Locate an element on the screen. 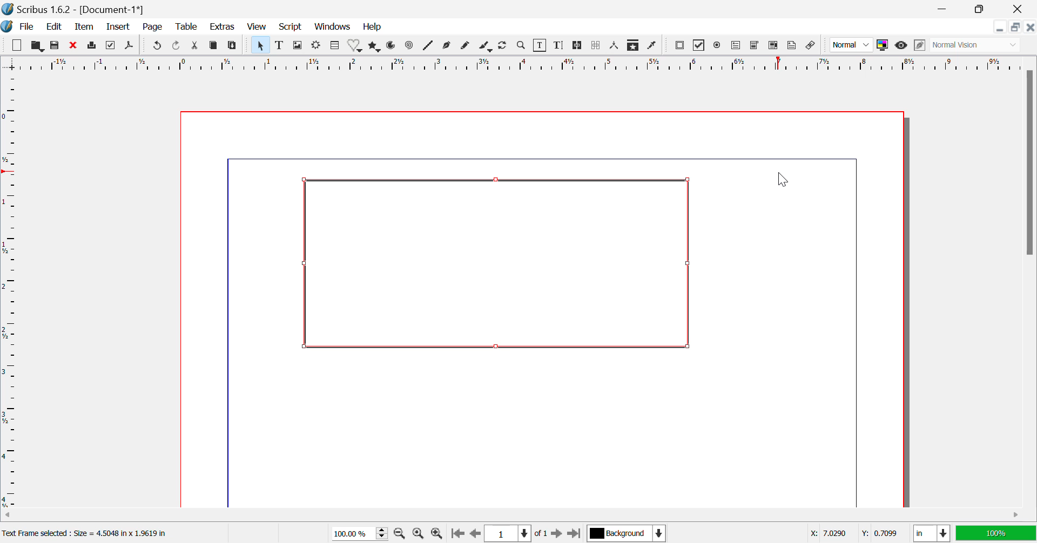  Freehand Line is located at coordinates (466, 47).